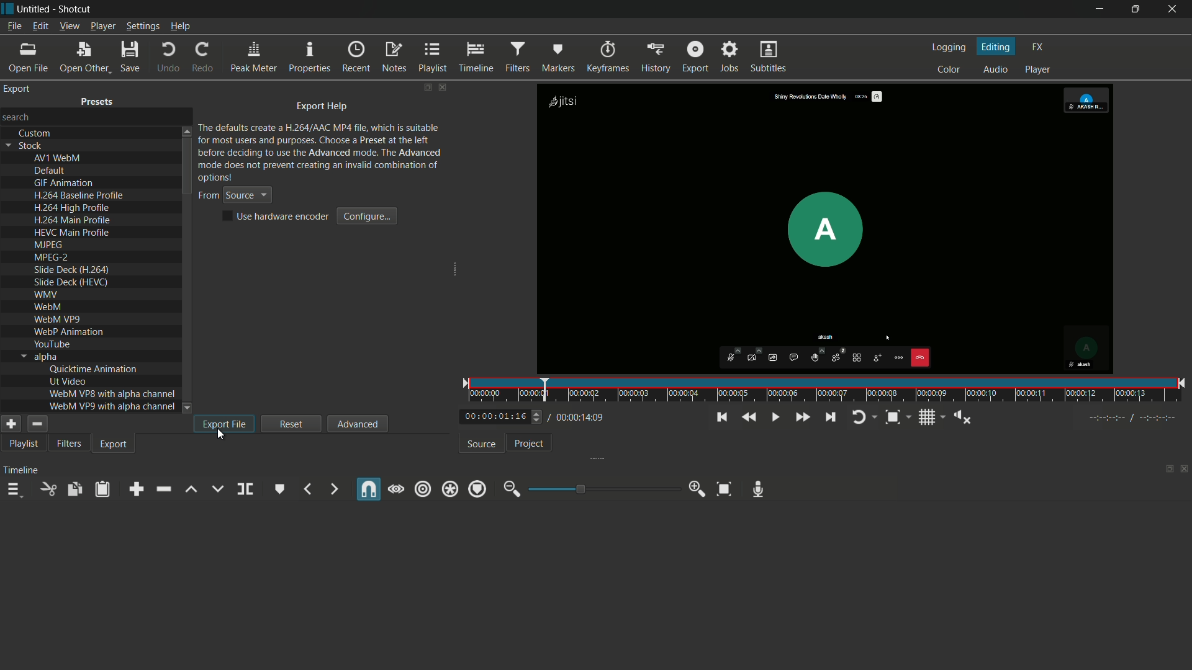  I want to click on text, so click(78, 195).